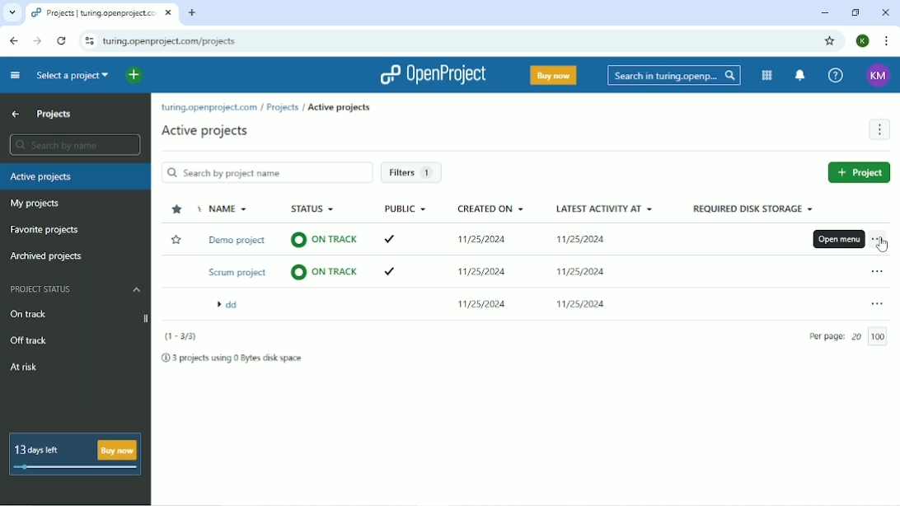 This screenshot has height=506, width=900. Describe the element at coordinates (855, 13) in the screenshot. I see `Restore down` at that location.